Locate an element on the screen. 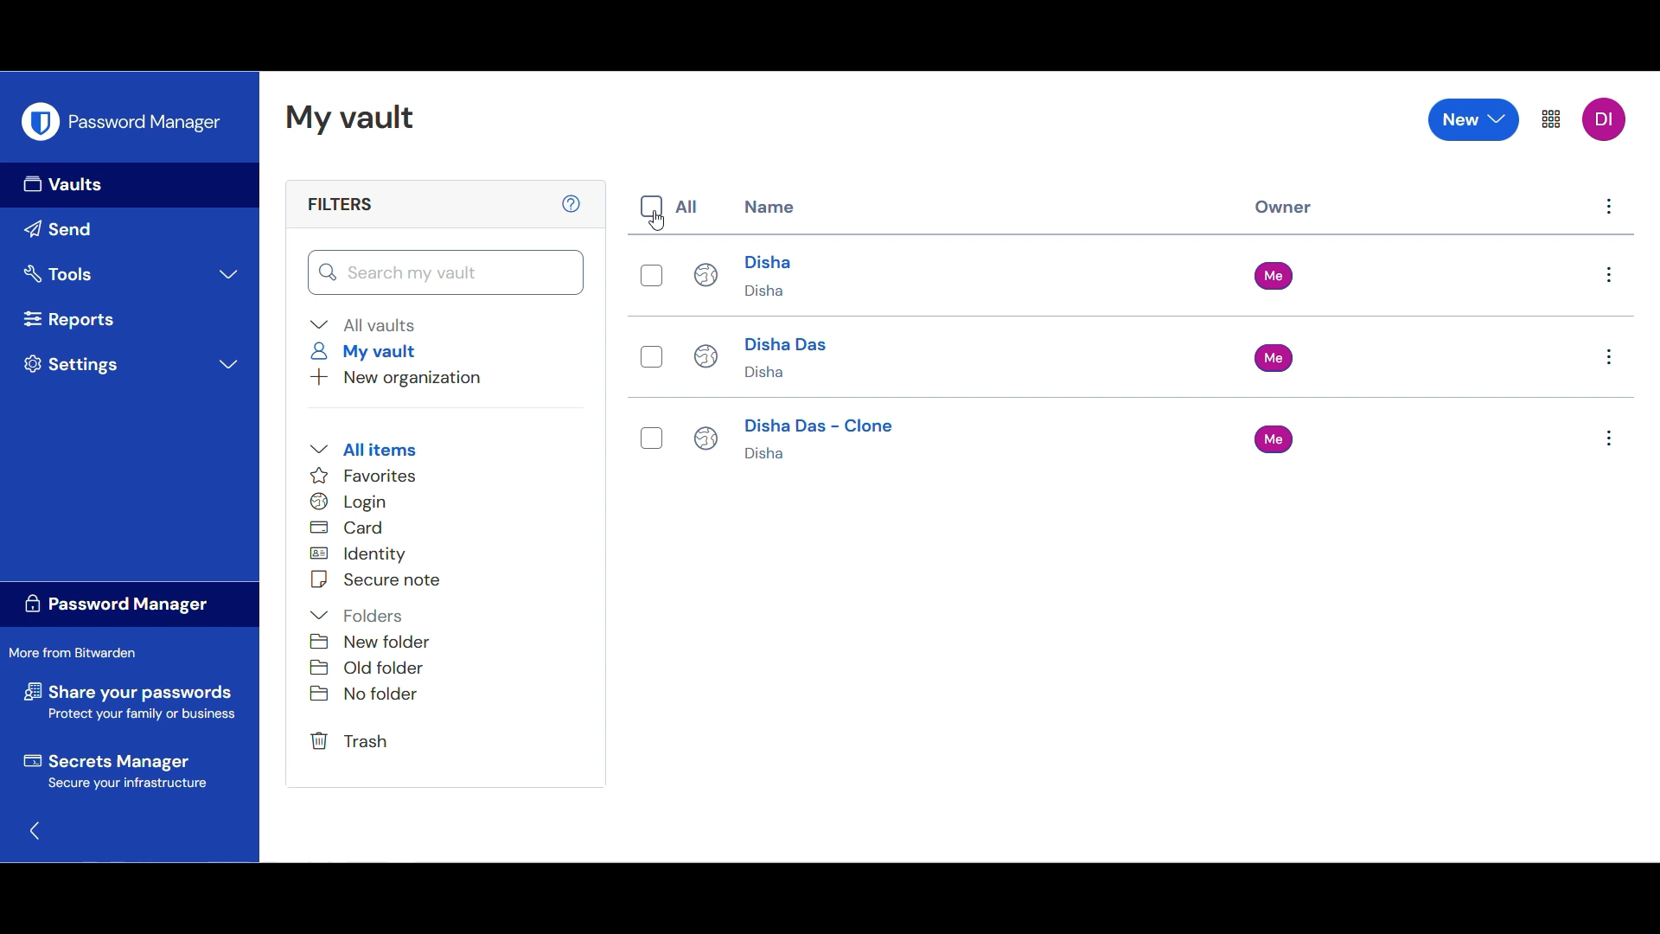 The height and width of the screenshot is (934, 1660). Indicates toggle on/off is located at coordinates (650, 438).